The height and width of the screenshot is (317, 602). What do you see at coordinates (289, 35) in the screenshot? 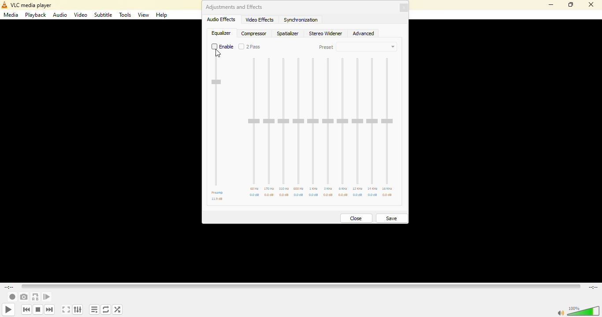
I see `spatializer` at bounding box center [289, 35].